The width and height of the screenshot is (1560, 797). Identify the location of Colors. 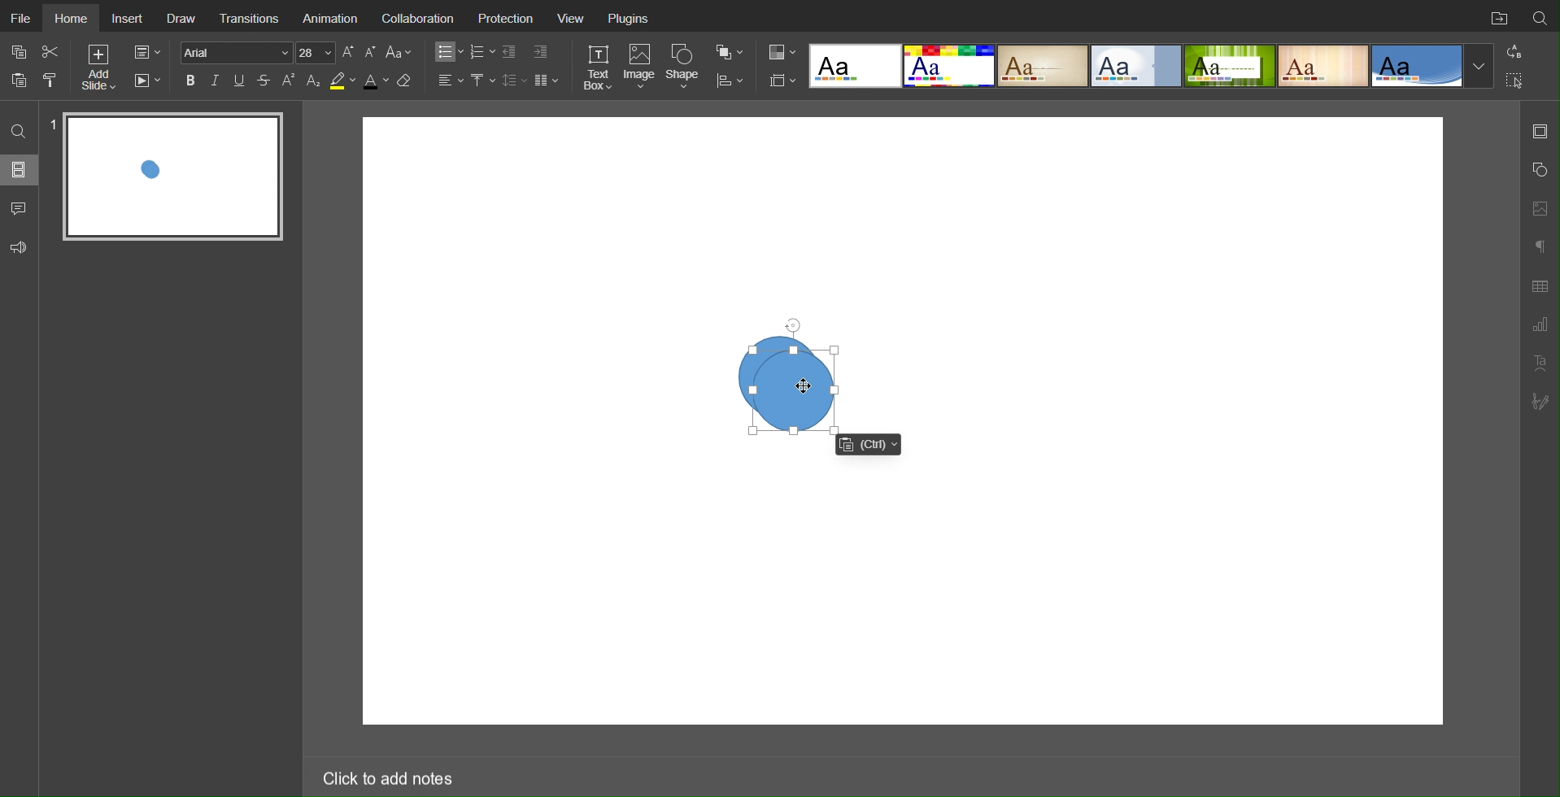
(780, 51).